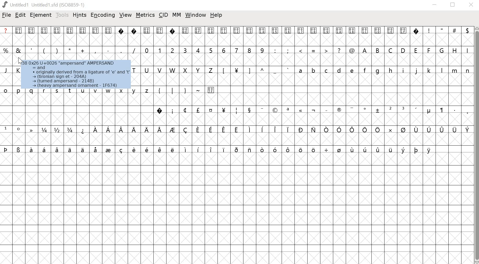 This screenshot has height=264, width=479. What do you see at coordinates (96, 50) in the screenshot?
I see `,` at bounding box center [96, 50].